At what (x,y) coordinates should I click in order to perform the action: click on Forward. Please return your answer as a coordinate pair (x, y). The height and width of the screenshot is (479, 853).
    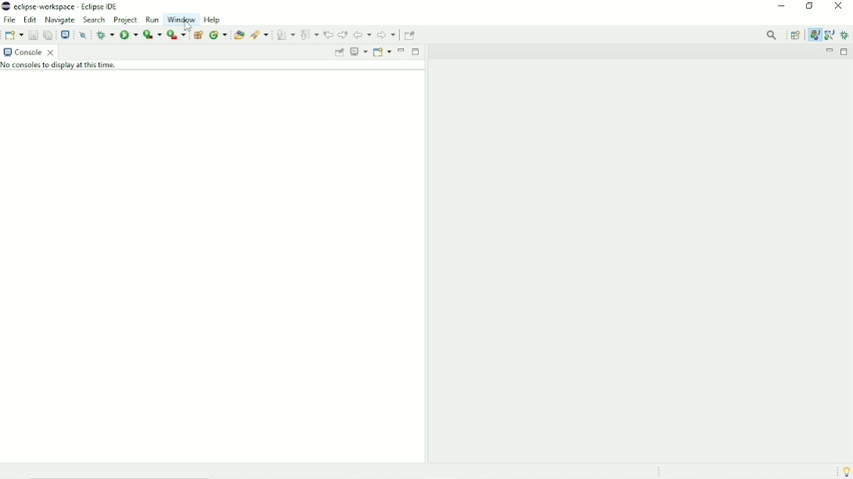
    Looking at the image, I should click on (387, 36).